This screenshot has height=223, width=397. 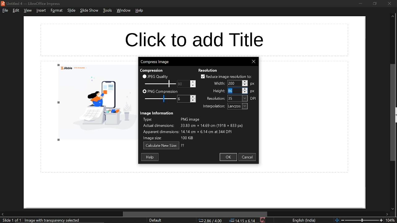 What do you see at coordinates (40, 10) in the screenshot?
I see `insert` at bounding box center [40, 10].